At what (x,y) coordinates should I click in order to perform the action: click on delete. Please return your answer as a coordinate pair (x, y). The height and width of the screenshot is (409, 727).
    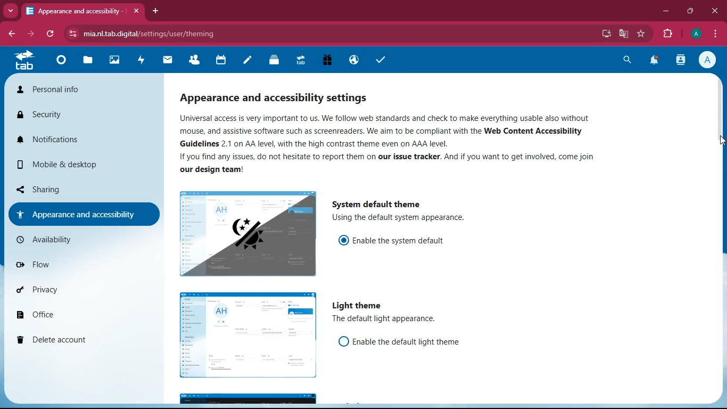
    Looking at the image, I should click on (77, 341).